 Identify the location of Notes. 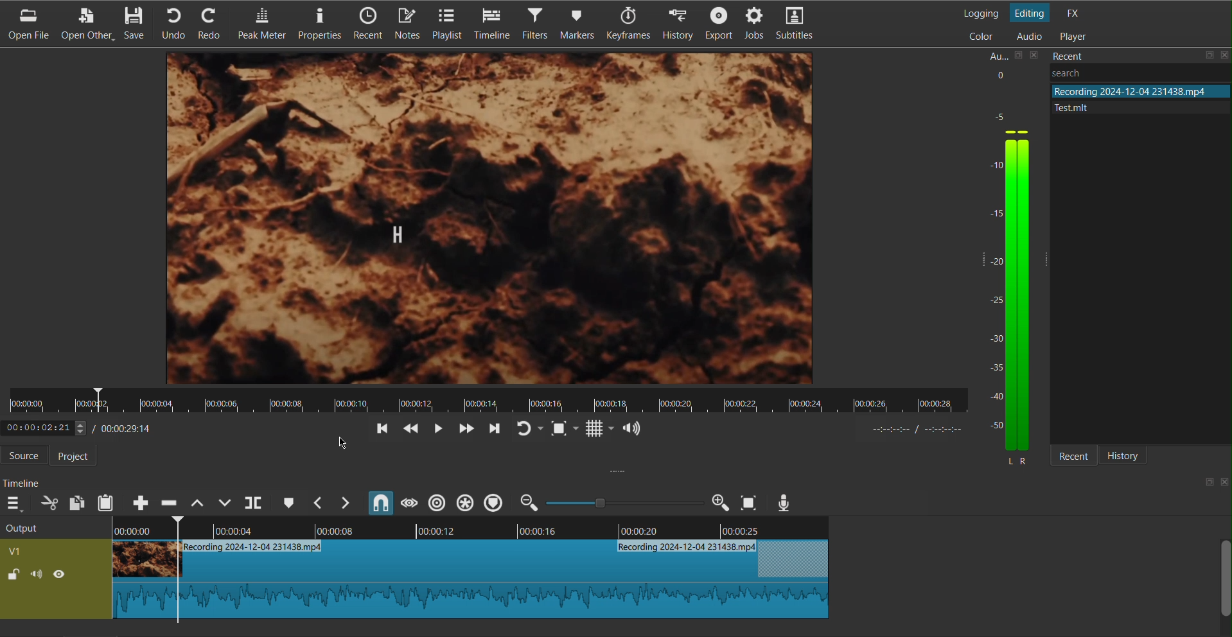
(409, 23).